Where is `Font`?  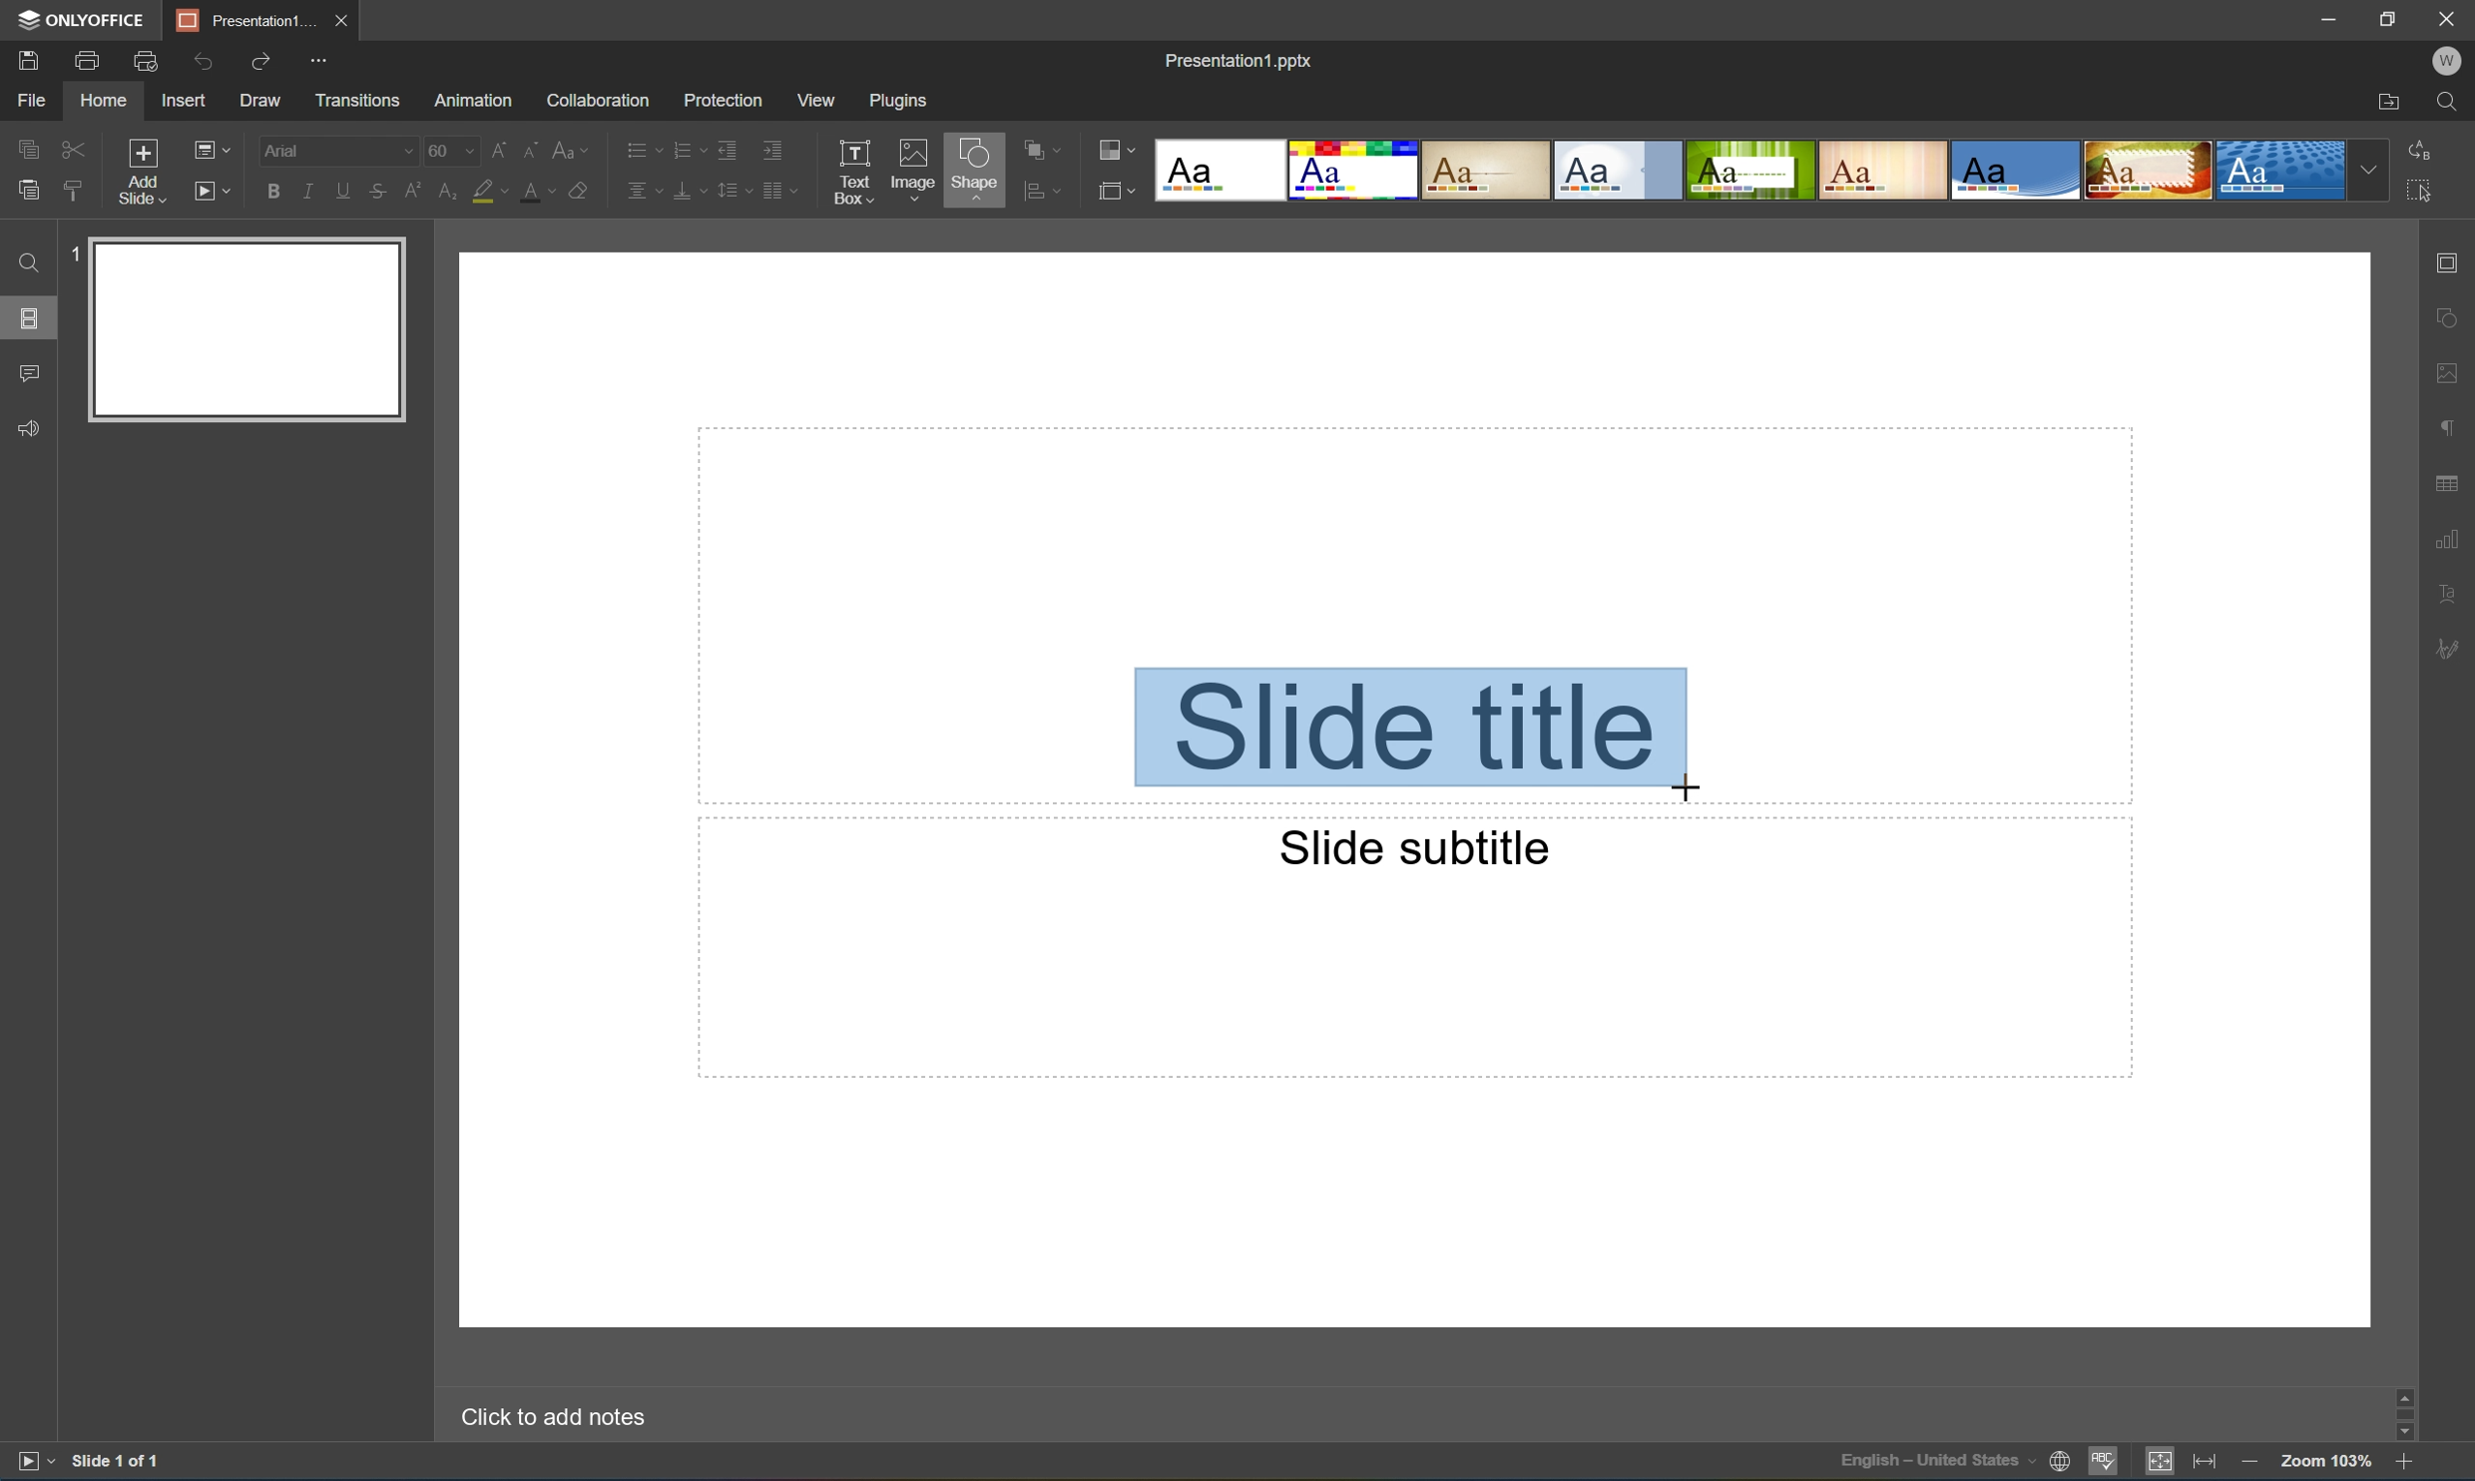
Font is located at coordinates (337, 151).